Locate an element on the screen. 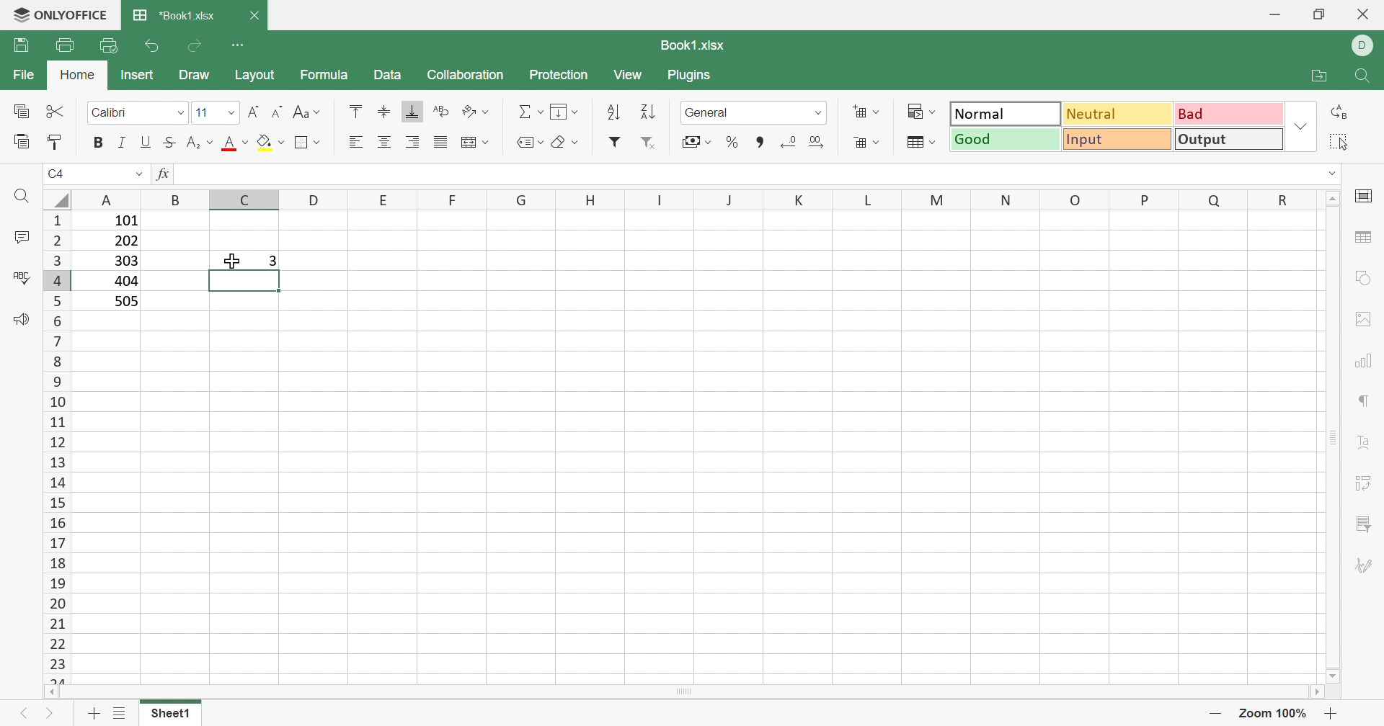  Select all is located at coordinates (1341, 142).